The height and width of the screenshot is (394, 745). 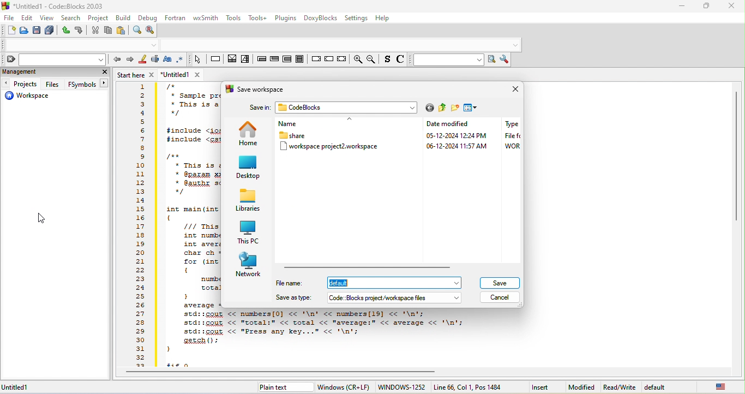 What do you see at coordinates (257, 91) in the screenshot?
I see `save workspace` at bounding box center [257, 91].